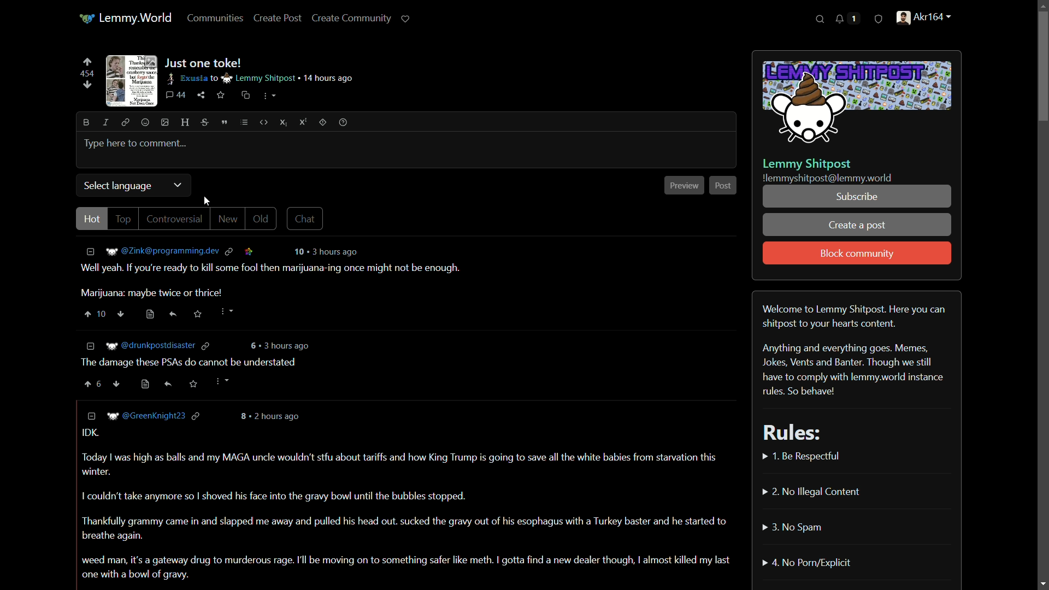 The width and height of the screenshot is (1049, 590). What do you see at coordinates (123, 314) in the screenshot?
I see `downvote` at bounding box center [123, 314].